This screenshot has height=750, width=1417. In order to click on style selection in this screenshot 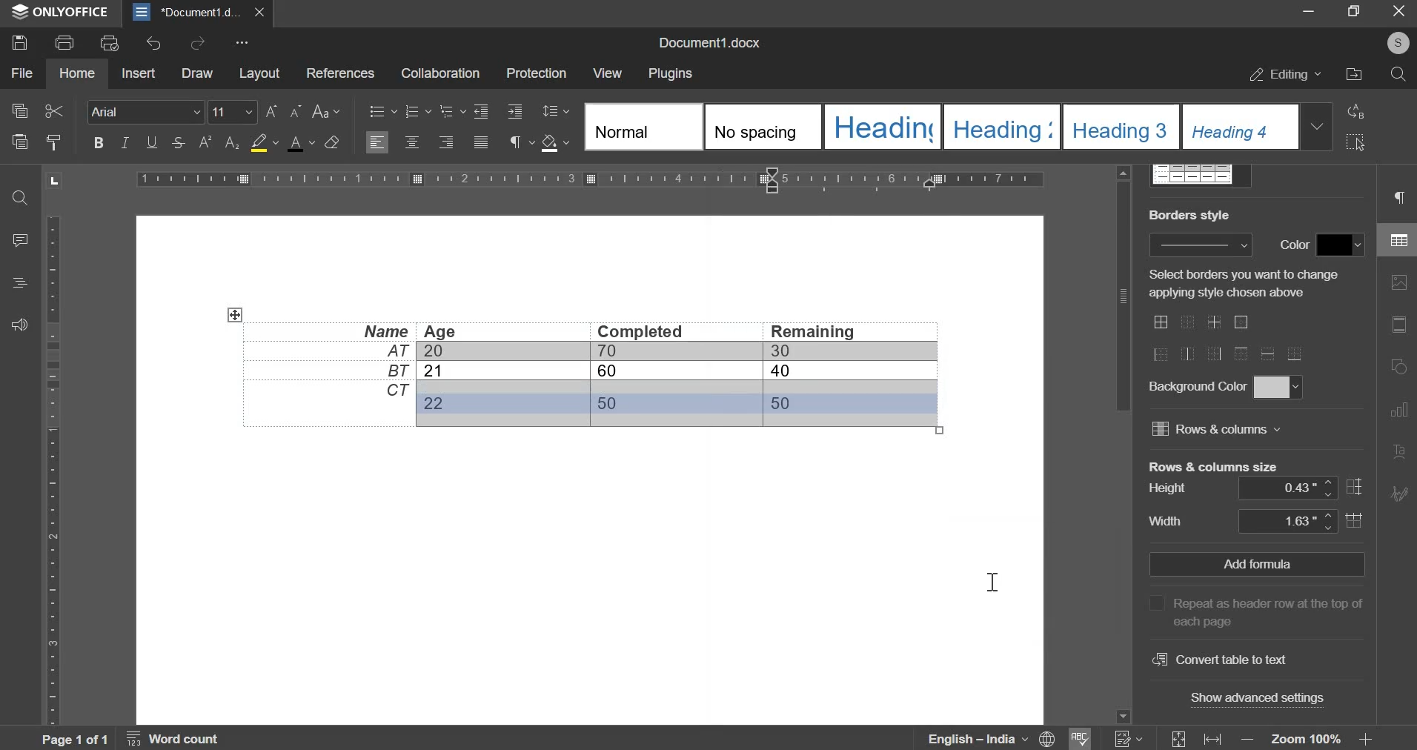, I will do `click(959, 127)`.